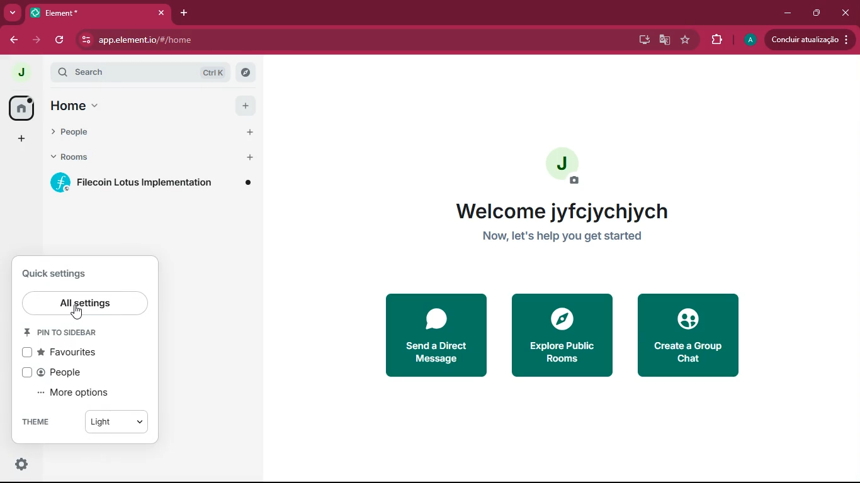 This screenshot has height=483, width=860. What do you see at coordinates (72, 107) in the screenshot?
I see `home` at bounding box center [72, 107].